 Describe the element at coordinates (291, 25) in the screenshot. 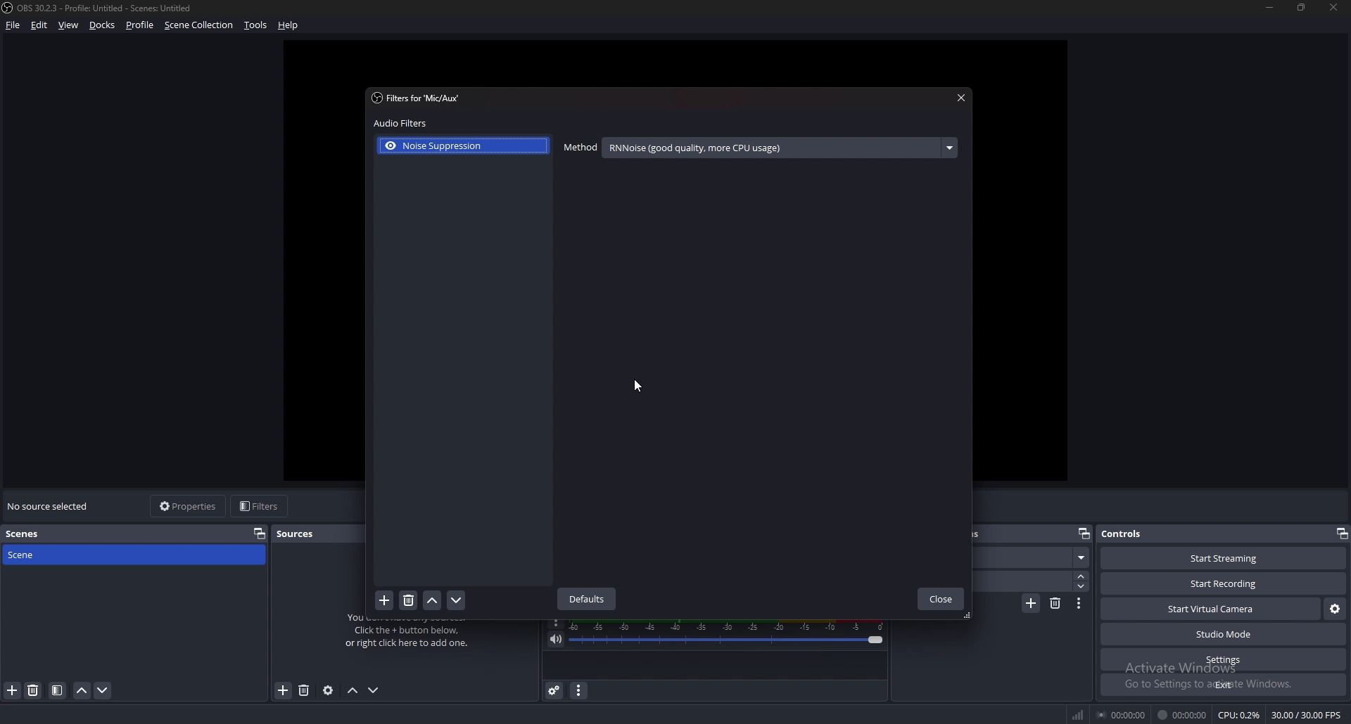

I see `help` at that location.